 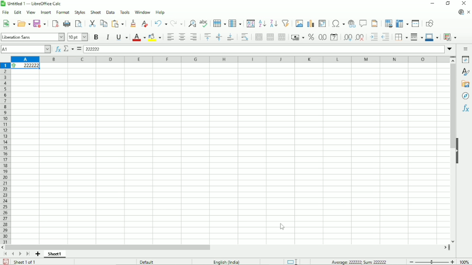 What do you see at coordinates (262, 23) in the screenshot?
I see `Sort ascending` at bounding box center [262, 23].